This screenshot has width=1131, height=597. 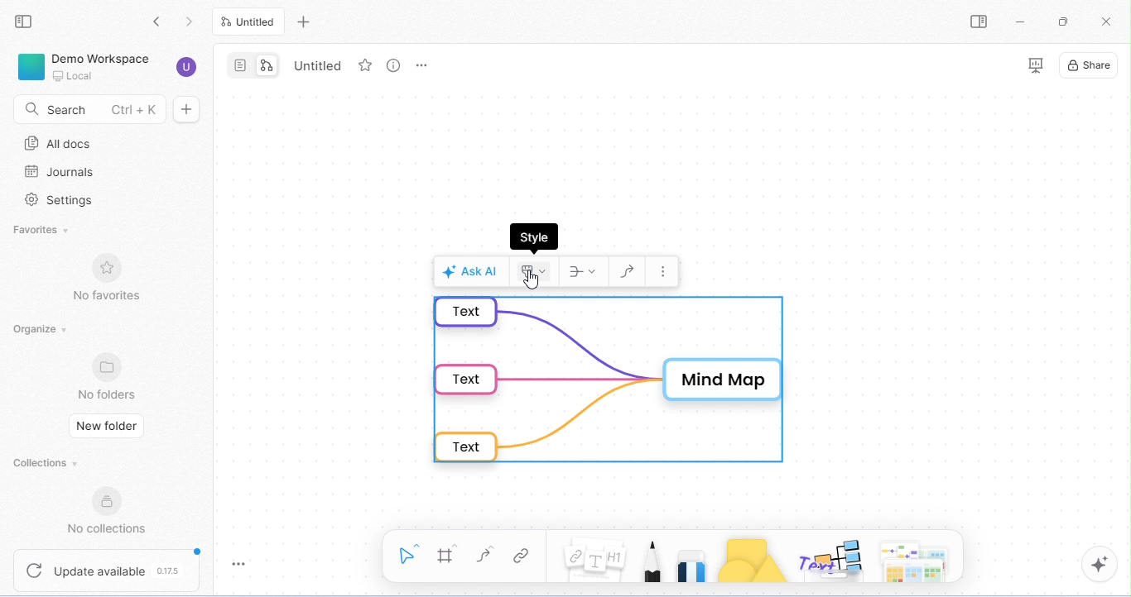 What do you see at coordinates (63, 141) in the screenshot?
I see `all docs` at bounding box center [63, 141].